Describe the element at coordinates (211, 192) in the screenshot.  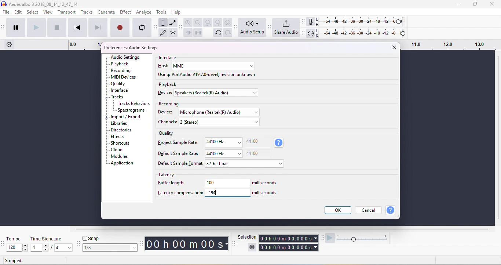
I see `-194` at that location.